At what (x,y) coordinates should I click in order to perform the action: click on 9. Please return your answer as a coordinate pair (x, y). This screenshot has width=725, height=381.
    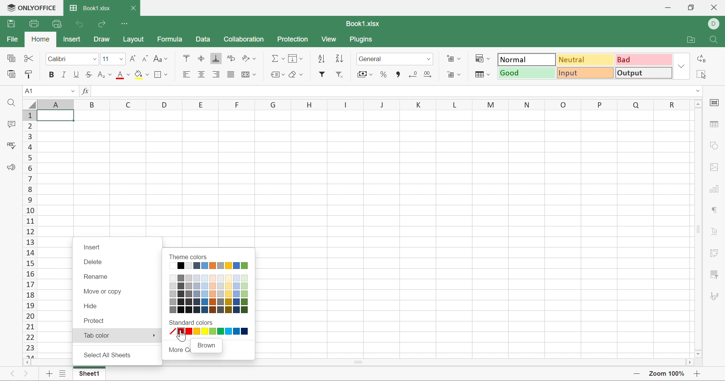
    Looking at the image, I should click on (31, 201).